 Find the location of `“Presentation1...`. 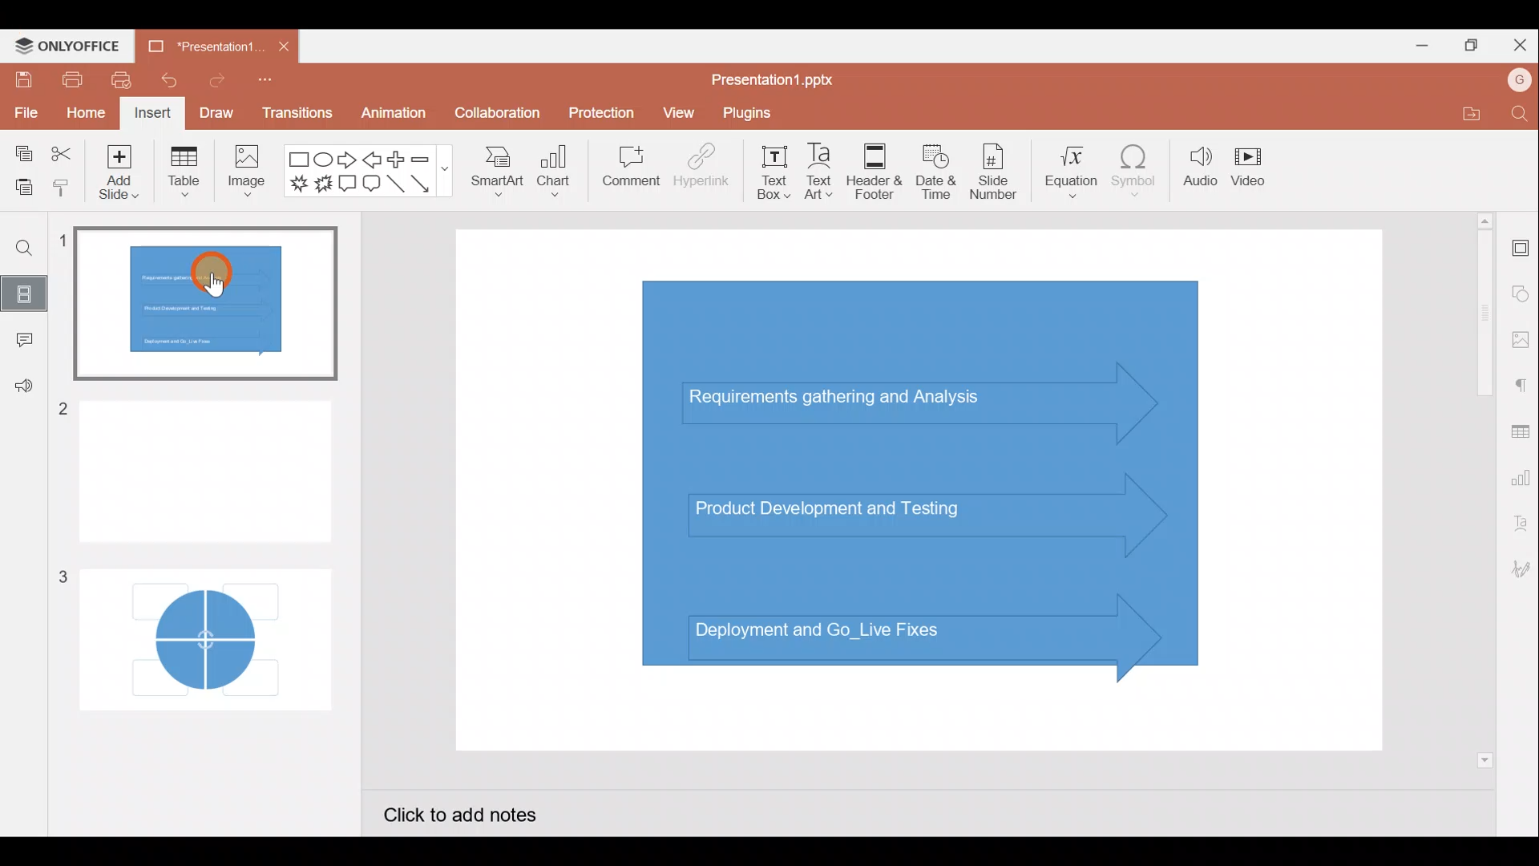

“Presentation1... is located at coordinates (208, 47).